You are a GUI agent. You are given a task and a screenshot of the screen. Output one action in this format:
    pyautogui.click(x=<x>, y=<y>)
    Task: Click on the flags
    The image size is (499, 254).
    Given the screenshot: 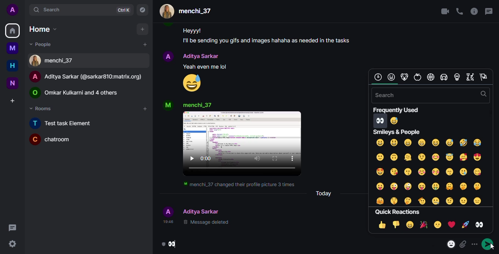 What is the action you would take?
    pyautogui.click(x=483, y=77)
    